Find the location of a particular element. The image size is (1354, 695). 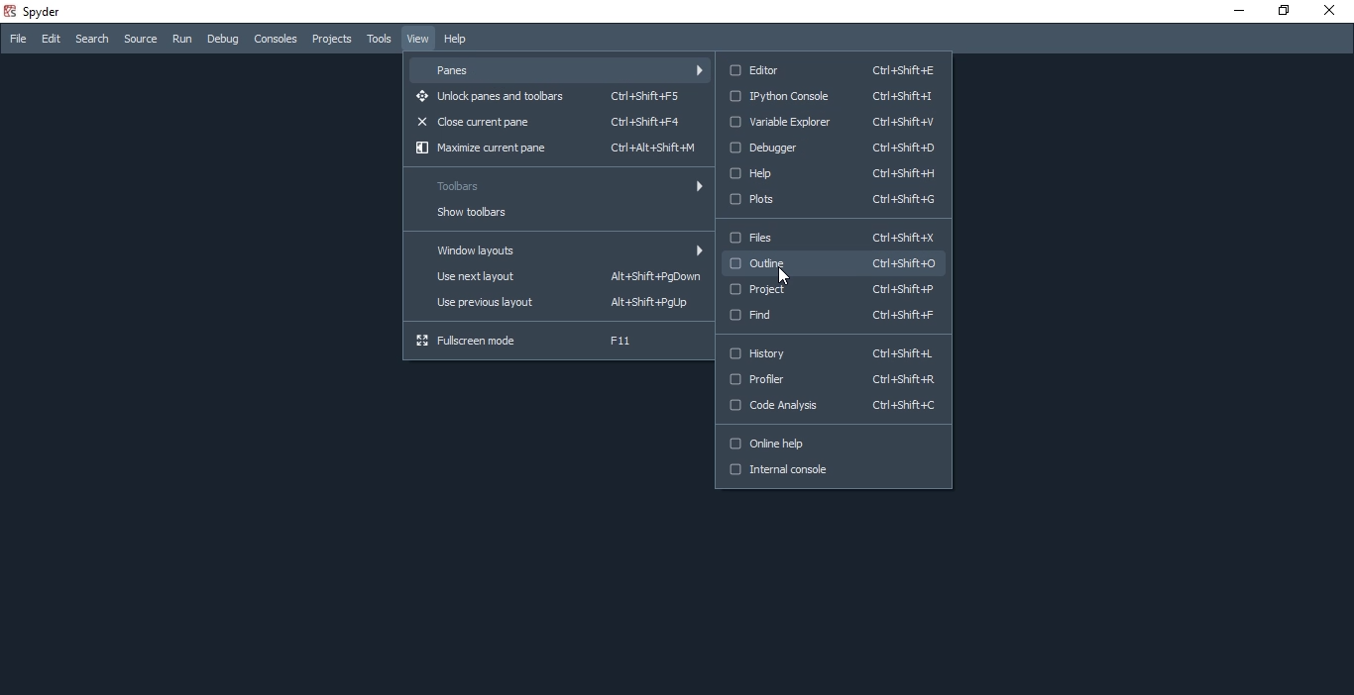

History is located at coordinates (832, 352).